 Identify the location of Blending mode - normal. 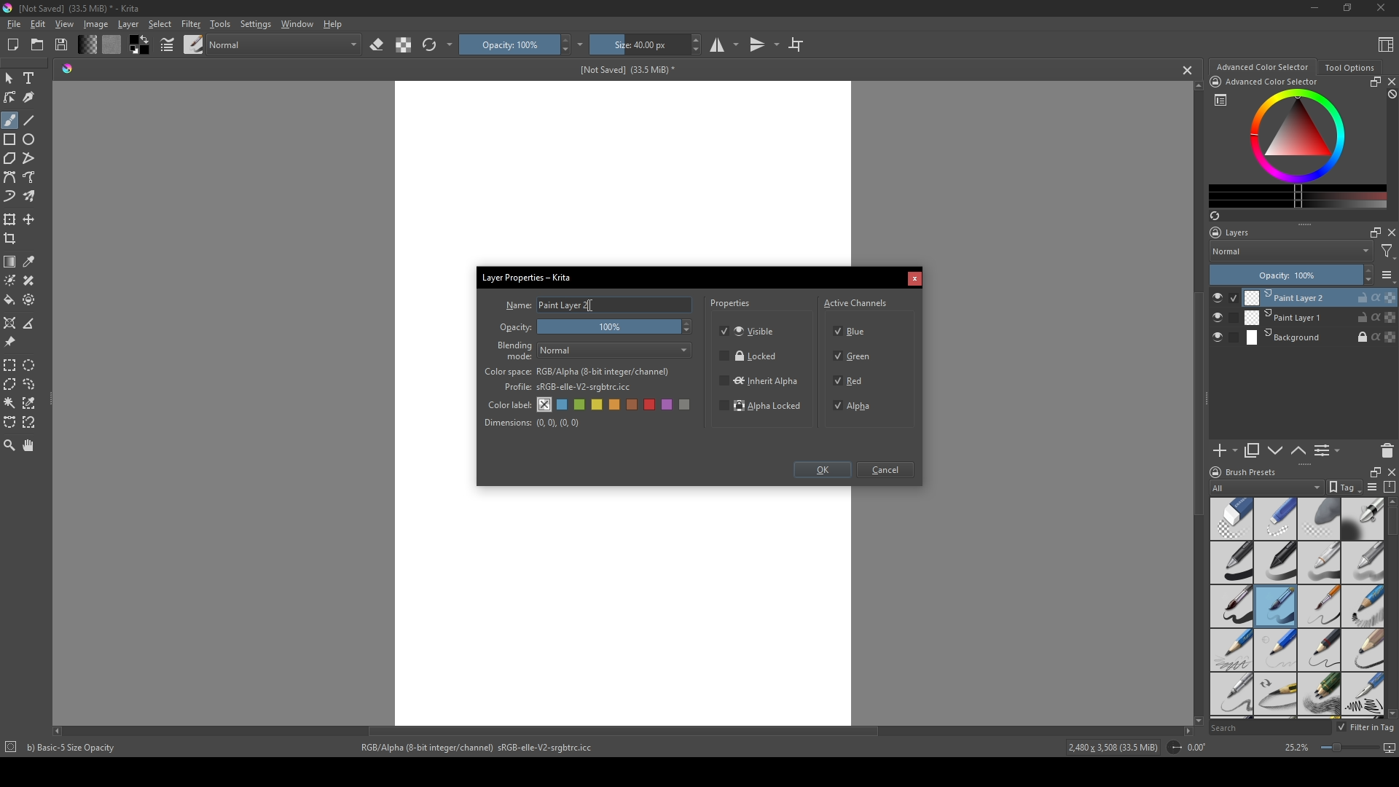
(515, 350).